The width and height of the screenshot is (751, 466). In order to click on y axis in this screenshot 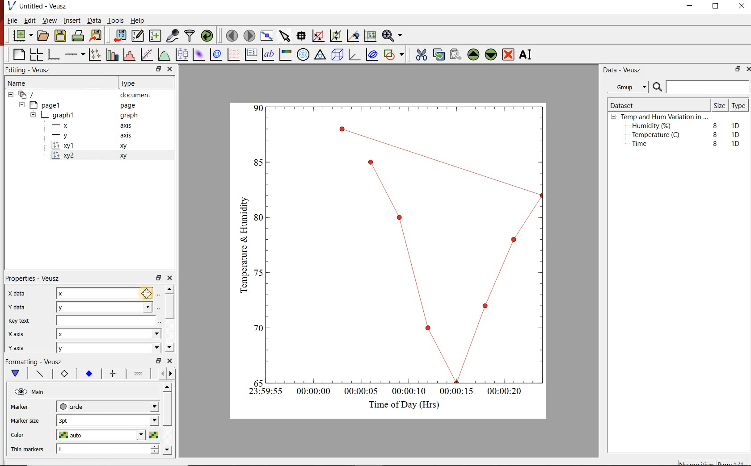, I will do `click(22, 346)`.